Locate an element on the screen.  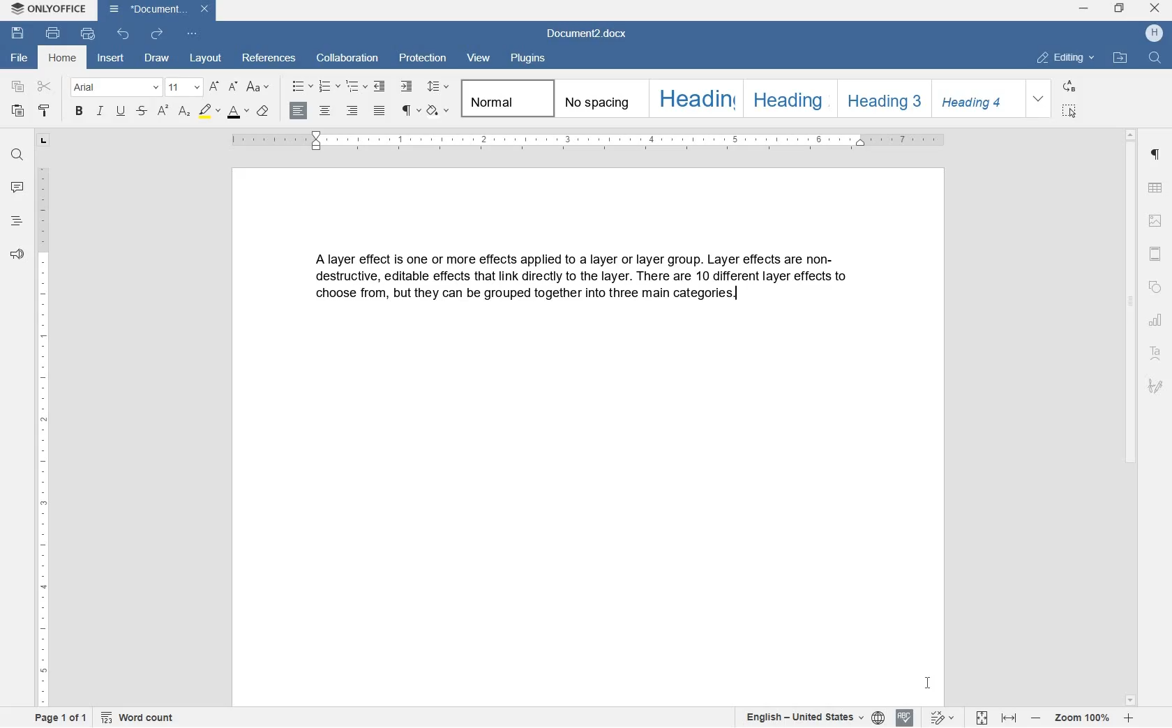
PLUGINS is located at coordinates (526, 59).